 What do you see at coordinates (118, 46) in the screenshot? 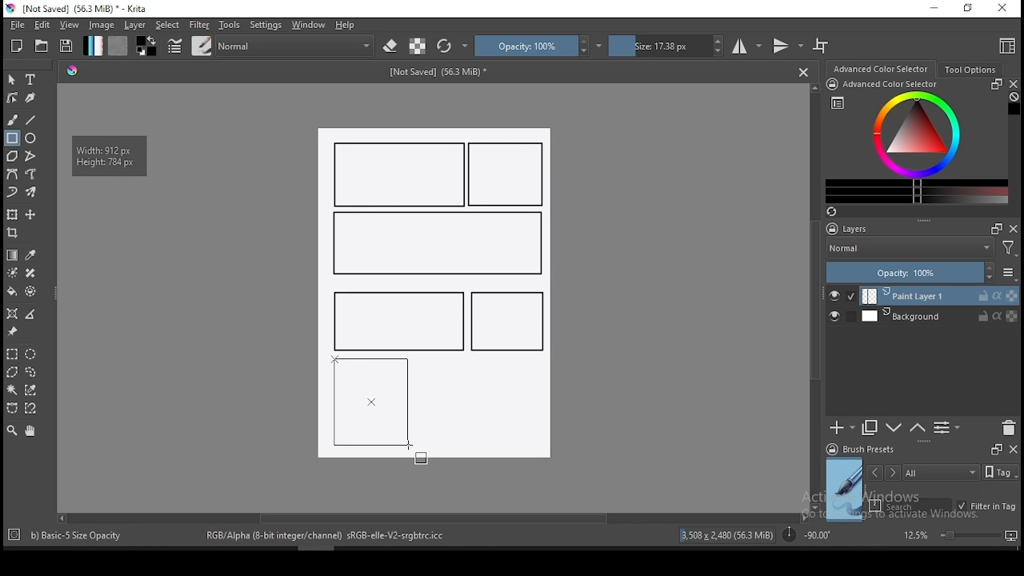
I see `pattern` at bounding box center [118, 46].